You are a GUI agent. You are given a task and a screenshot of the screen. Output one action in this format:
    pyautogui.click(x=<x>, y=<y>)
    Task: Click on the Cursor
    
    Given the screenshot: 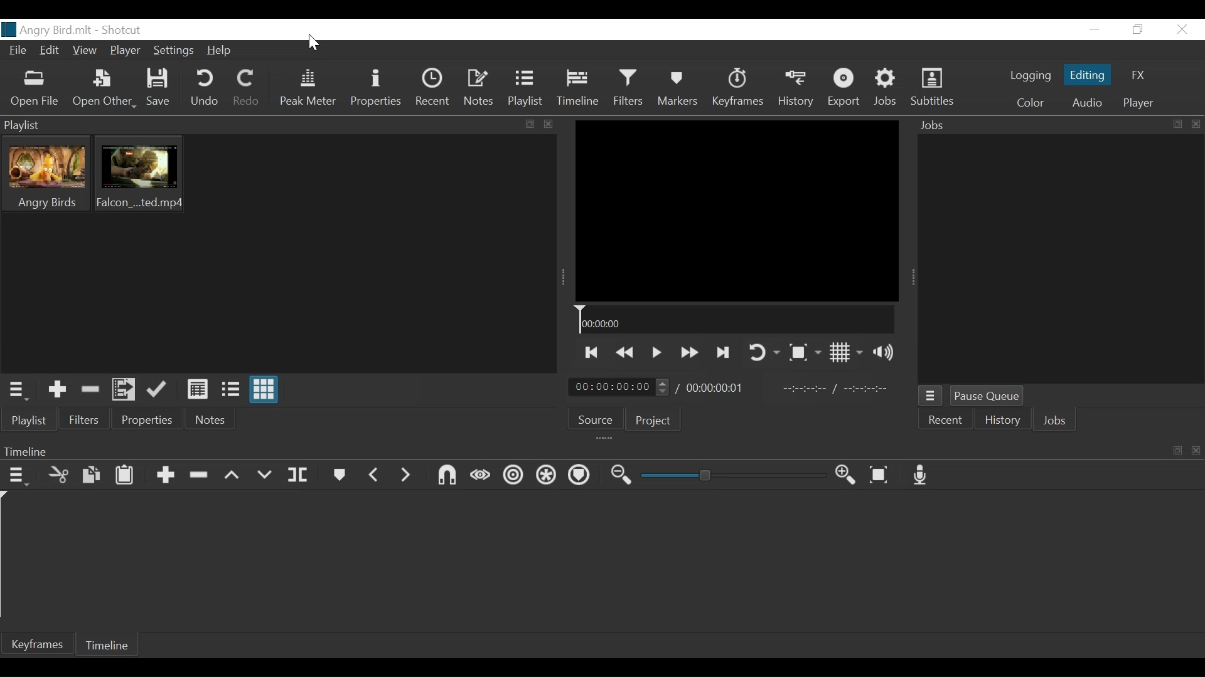 What is the action you would take?
    pyautogui.click(x=312, y=43)
    